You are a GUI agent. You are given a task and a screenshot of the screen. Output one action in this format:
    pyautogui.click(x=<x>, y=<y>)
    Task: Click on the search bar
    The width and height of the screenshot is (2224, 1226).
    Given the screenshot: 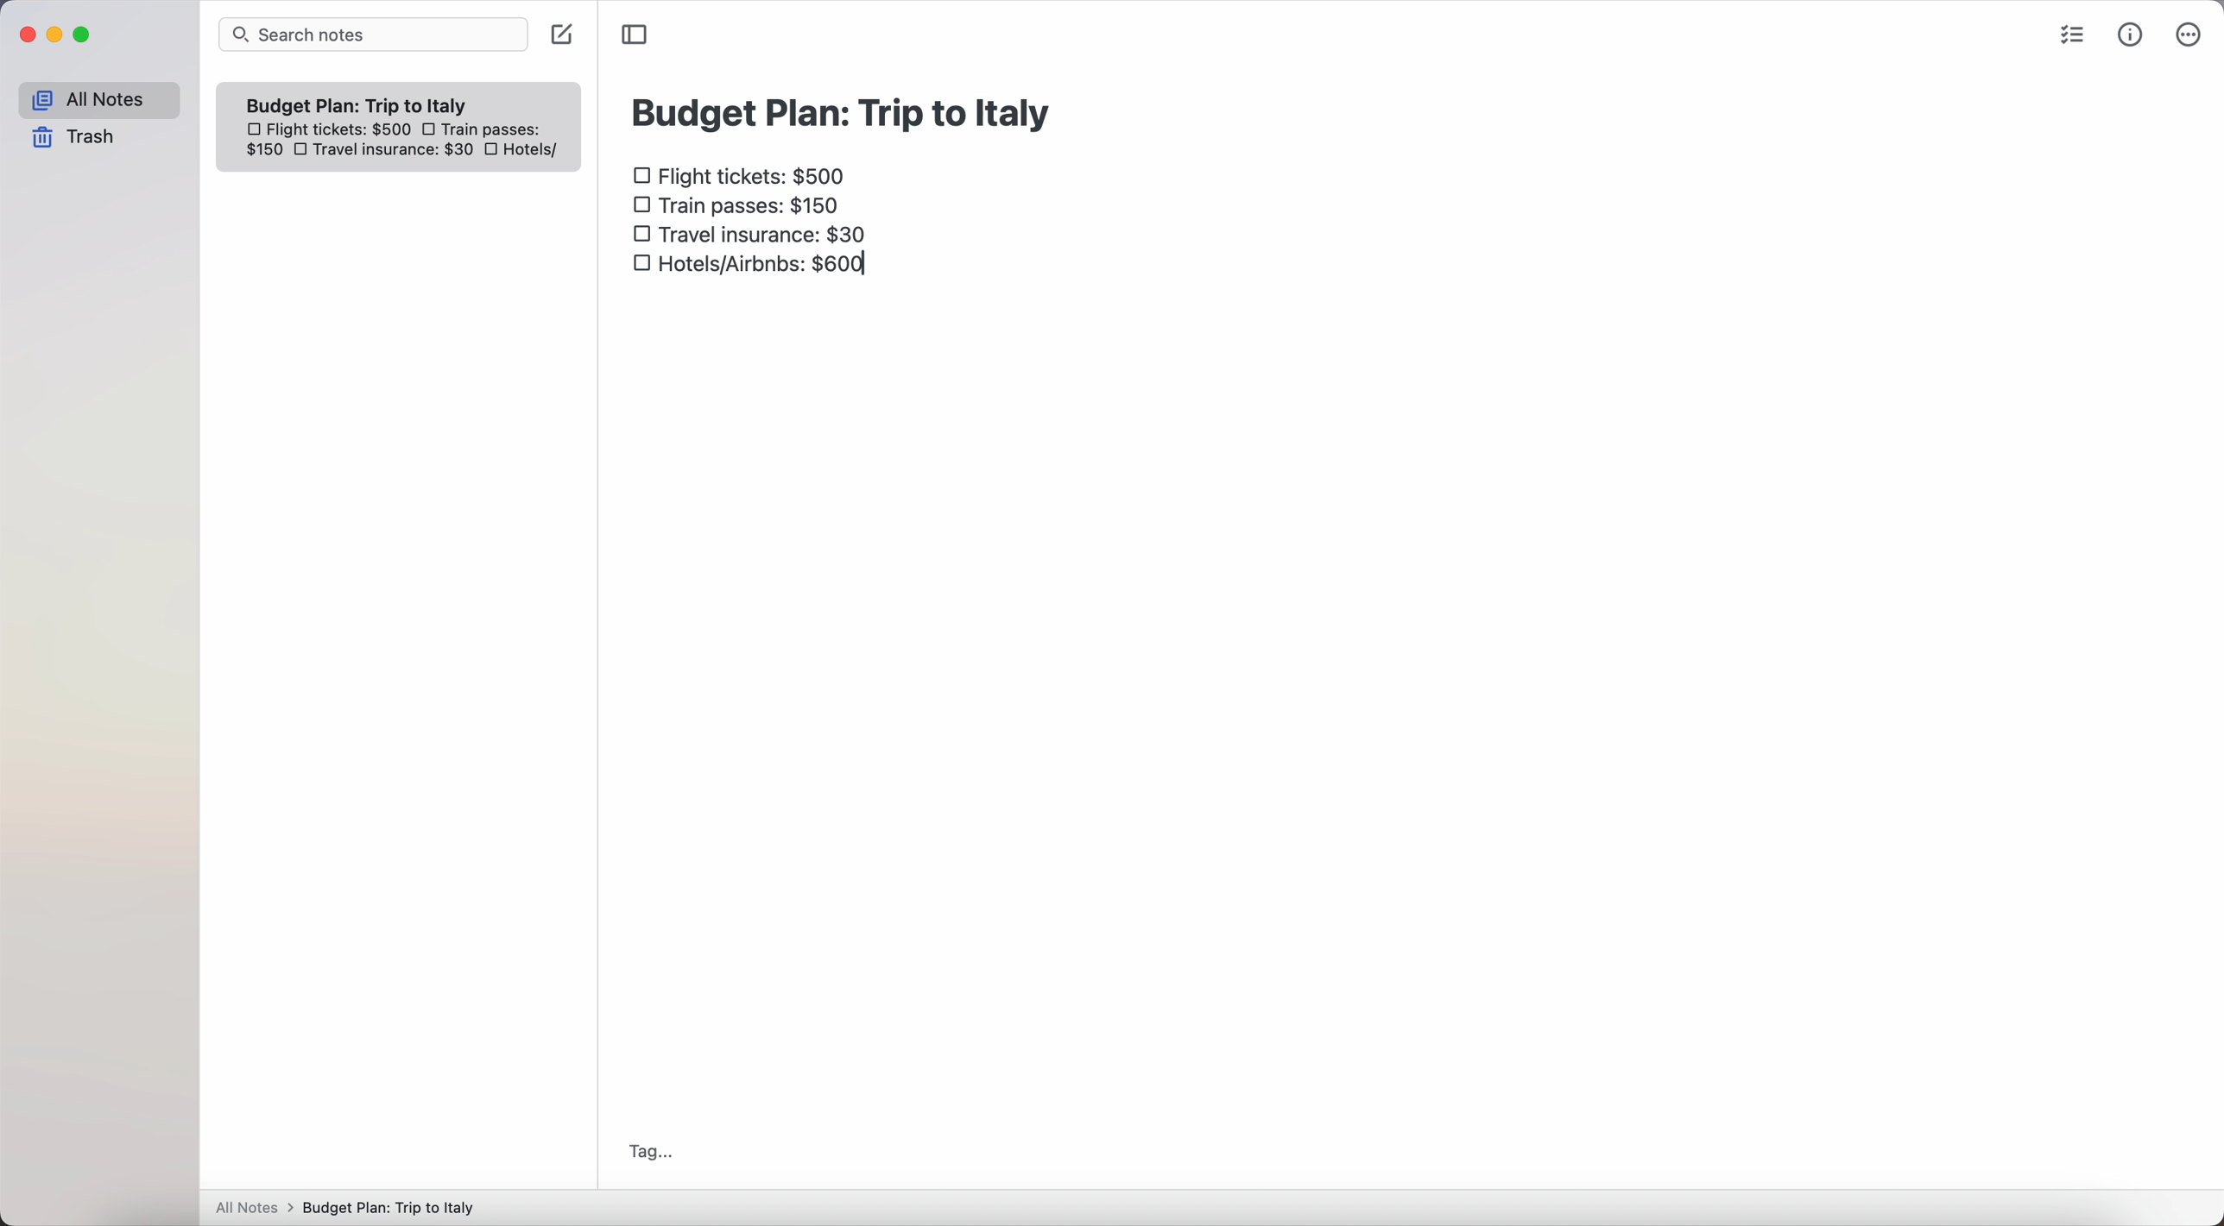 What is the action you would take?
    pyautogui.click(x=373, y=35)
    